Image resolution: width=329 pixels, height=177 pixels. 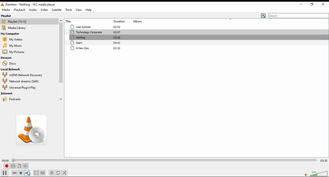 I want to click on show extended settings, so click(x=43, y=173).